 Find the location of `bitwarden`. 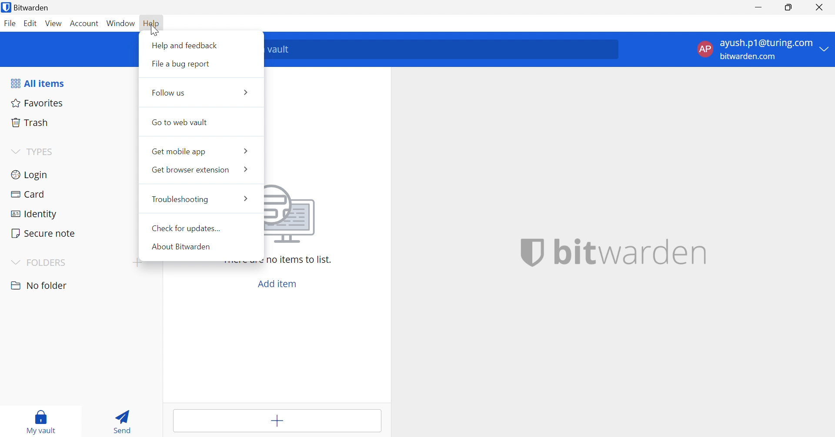

bitwarden is located at coordinates (615, 252).